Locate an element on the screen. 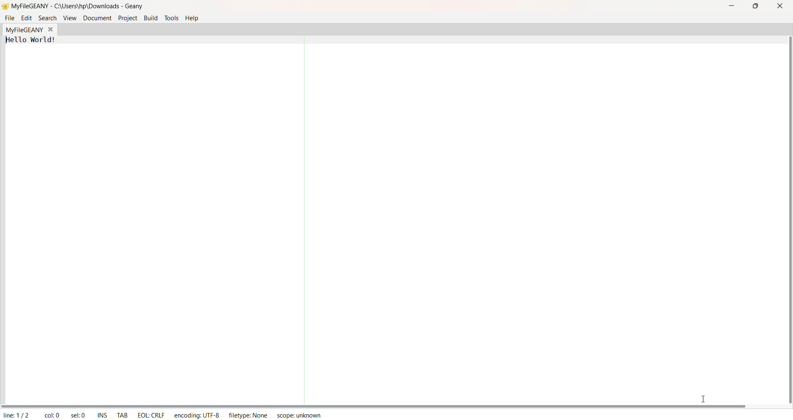  View is located at coordinates (68, 18).